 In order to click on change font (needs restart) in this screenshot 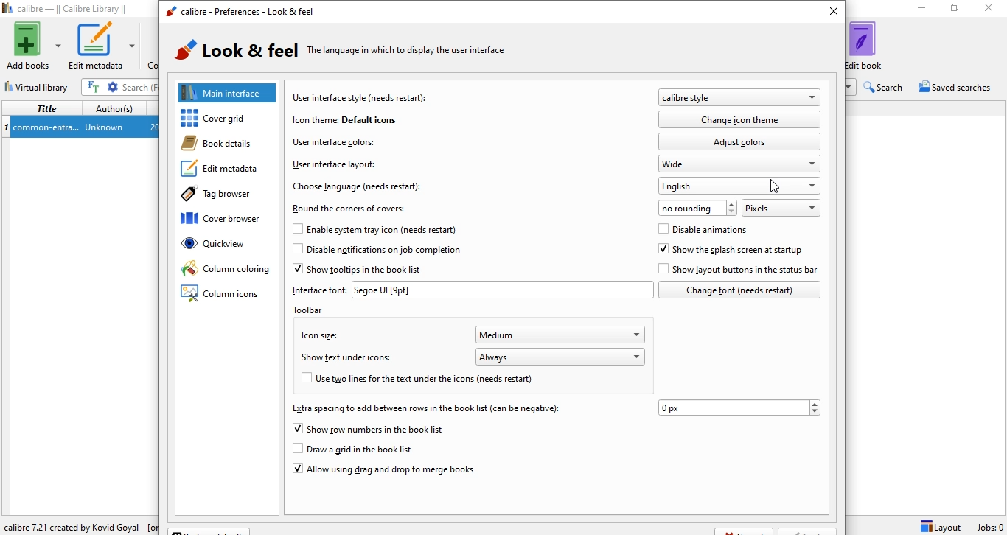, I will do `click(739, 290)`.